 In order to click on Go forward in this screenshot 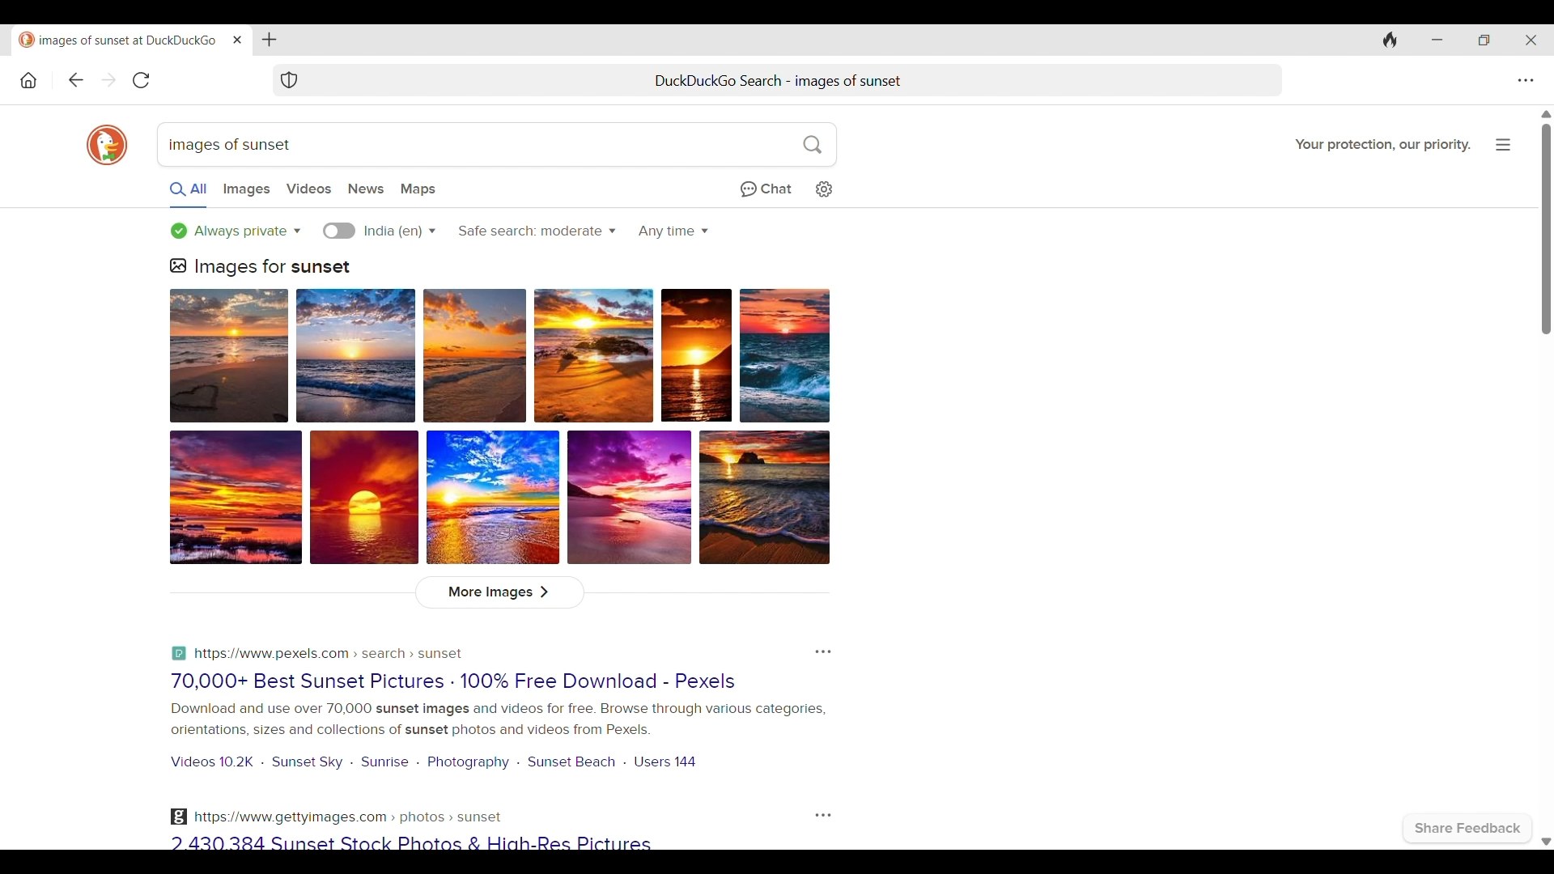, I will do `click(109, 79)`.